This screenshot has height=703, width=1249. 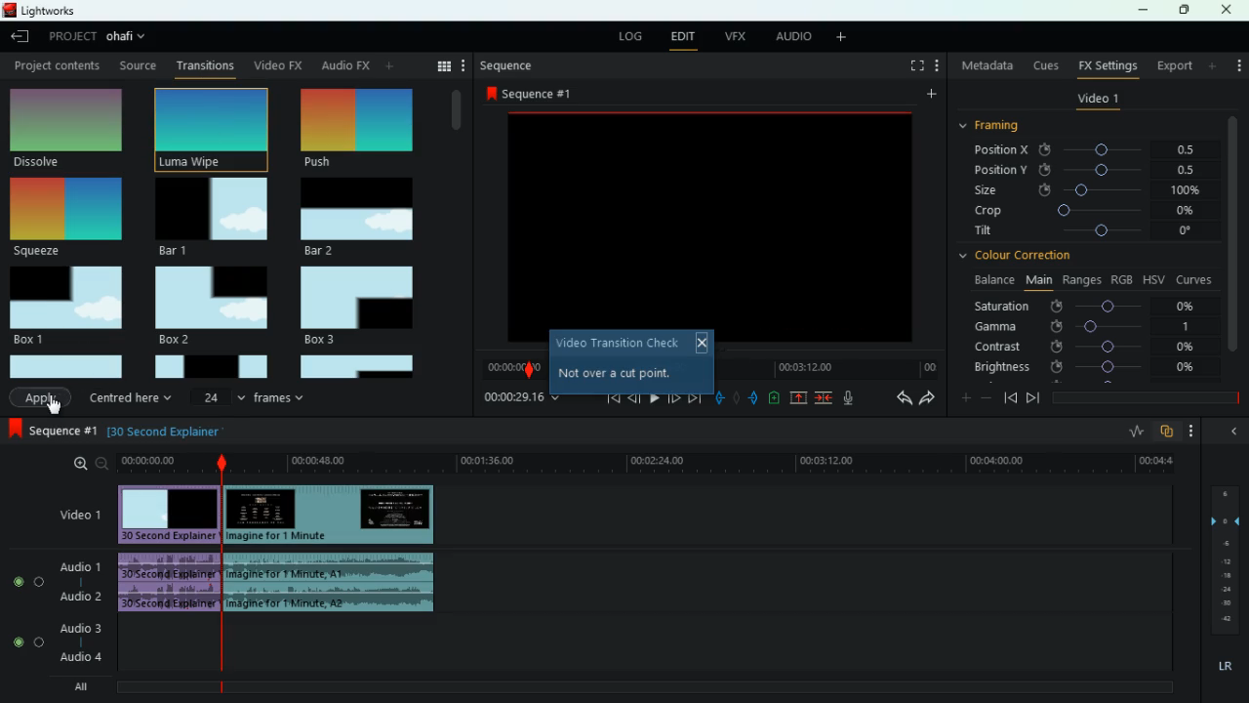 What do you see at coordinates (617, 342) in the screenshot?
I see `video transition check` at bounding box center [617, 342].